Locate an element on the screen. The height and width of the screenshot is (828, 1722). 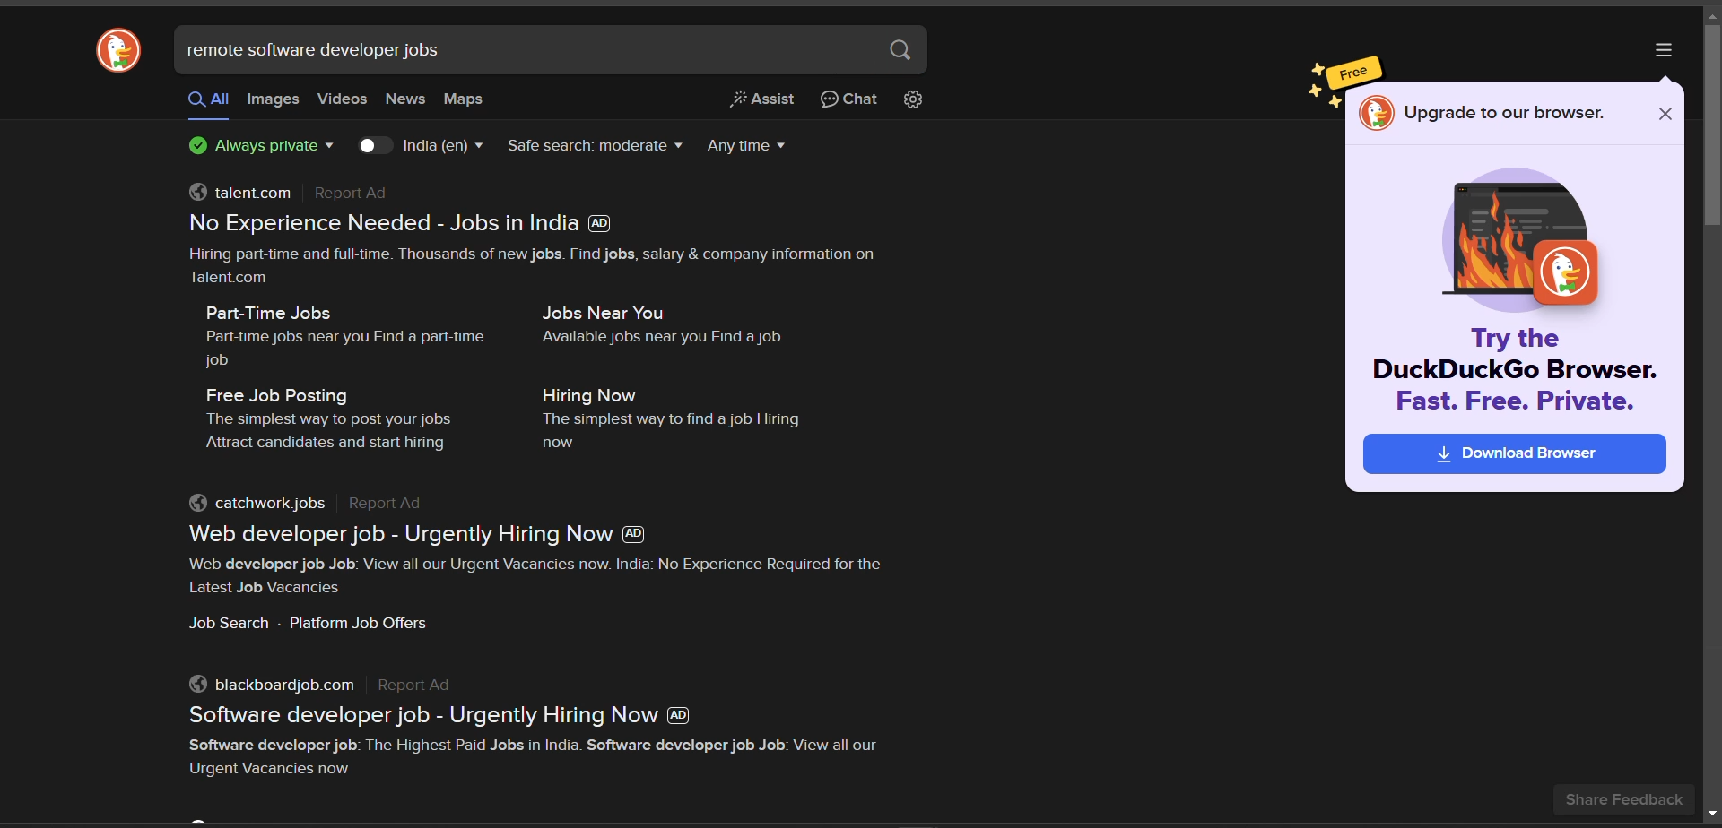
Job Search - Platform Job Offers is located at coordinates (314, 626).